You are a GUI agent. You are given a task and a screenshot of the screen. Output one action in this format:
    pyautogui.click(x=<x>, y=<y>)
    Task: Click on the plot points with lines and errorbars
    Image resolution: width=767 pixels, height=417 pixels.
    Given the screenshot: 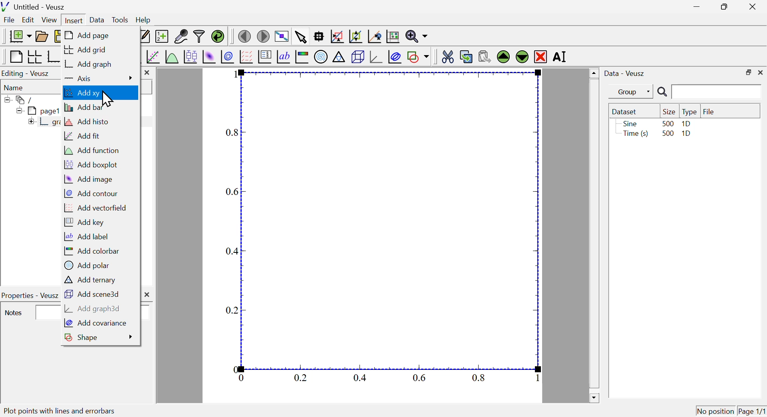 What is the action you would take?
    pyautogui.click(x=70, y=410)
    